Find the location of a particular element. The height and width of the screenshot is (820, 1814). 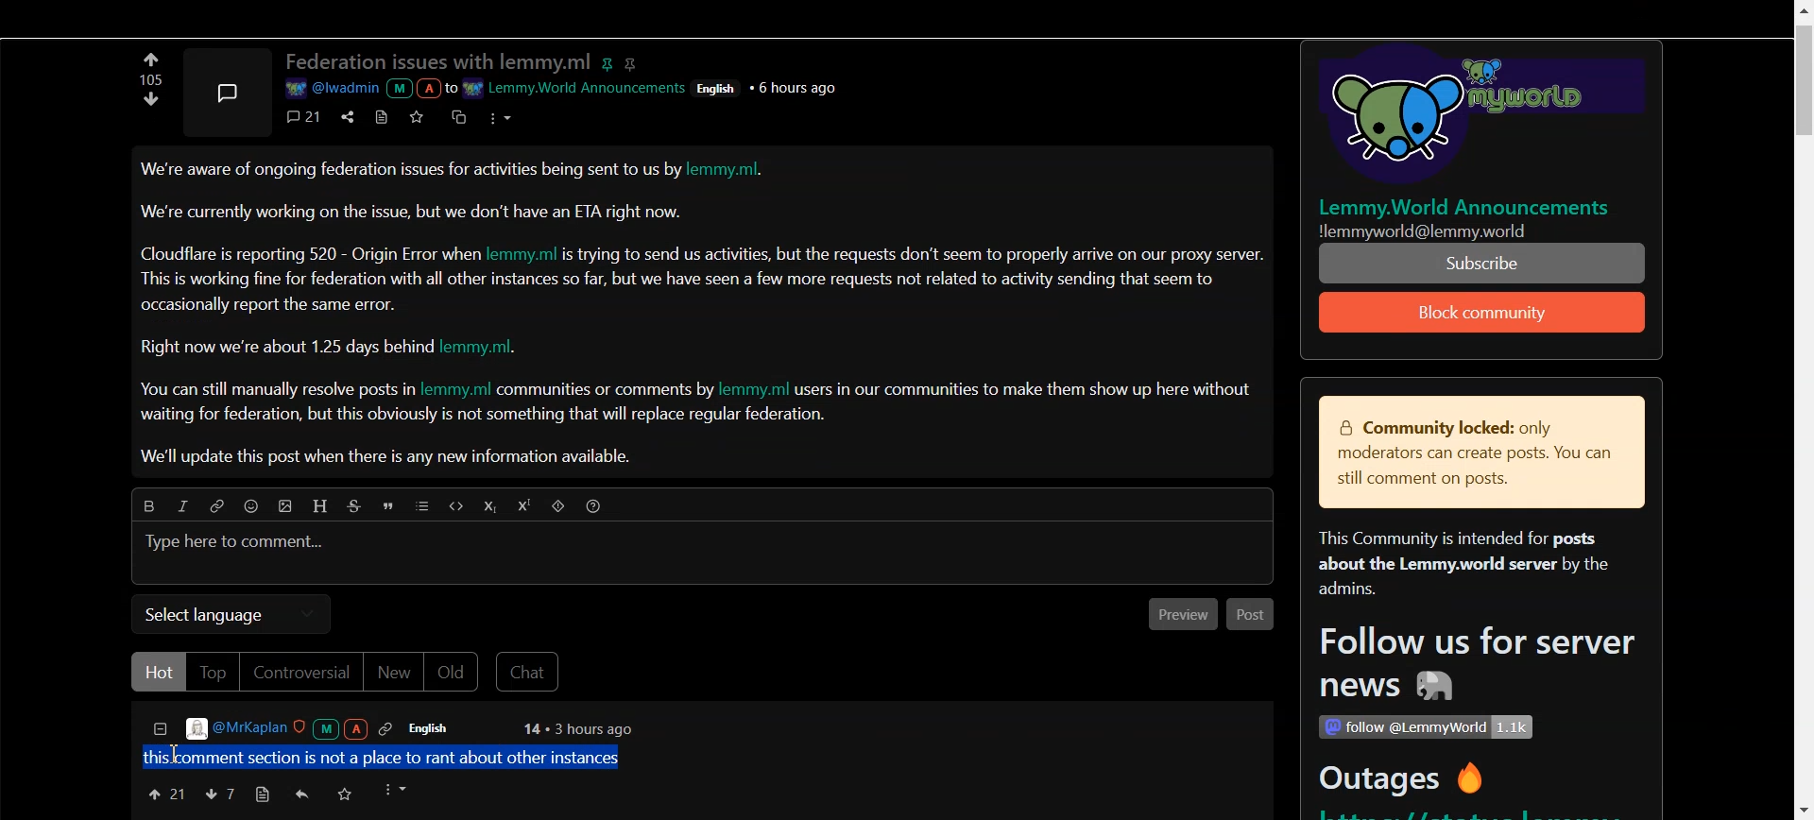

This is working fine for federation with all other instances so far, but we have seen a few more requests not related to activity sending that seem to
occasionally report the same error. is located at coordinates (679, 291).